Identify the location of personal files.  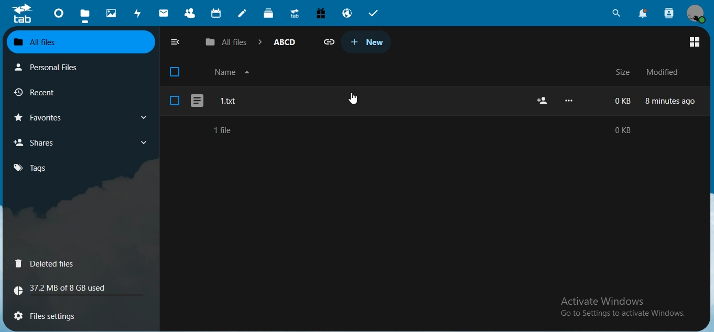
(51, 67).